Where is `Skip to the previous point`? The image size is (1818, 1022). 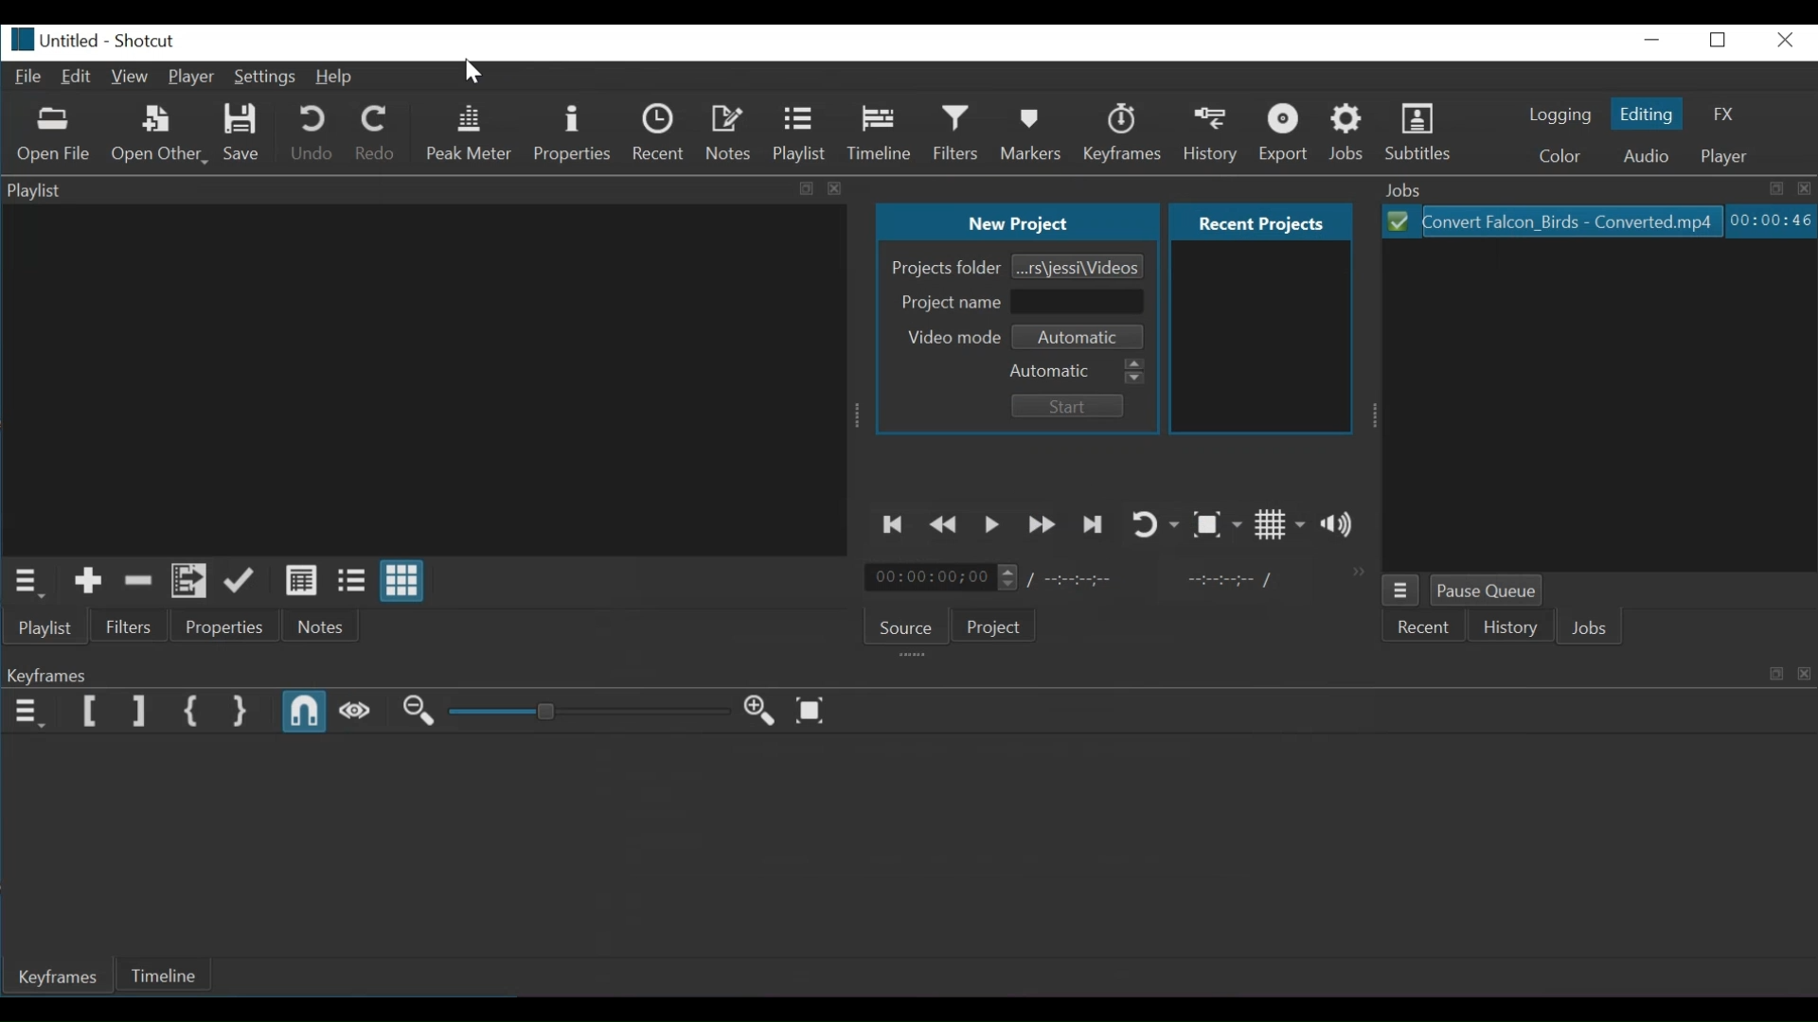
Skip to the previous point is located at coordinates (895, 526).